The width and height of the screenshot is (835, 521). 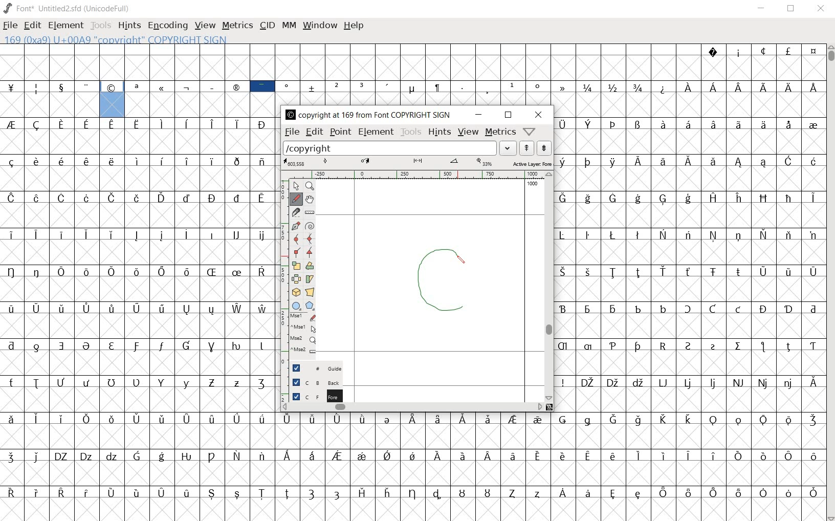 What do you see at coordinates (267, 26) in the screenshot?
I see `cid` at bounding box center [267, 26].